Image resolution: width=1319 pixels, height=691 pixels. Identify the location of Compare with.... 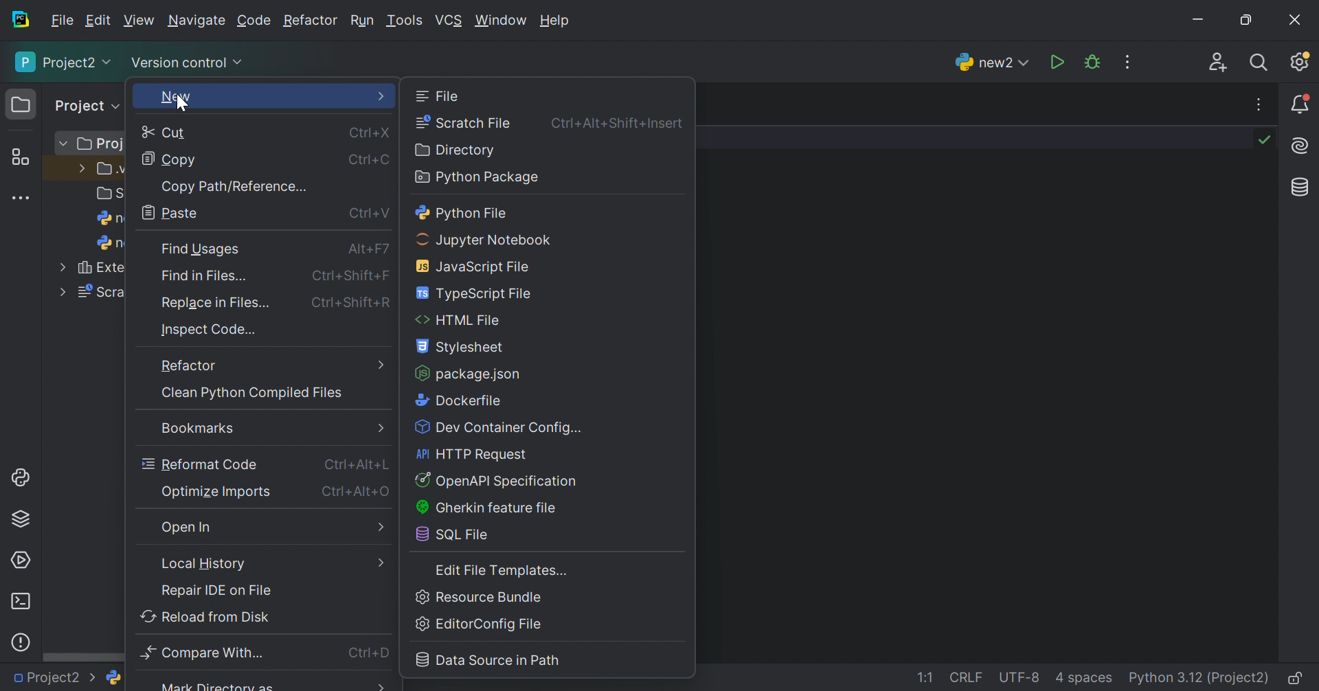
(202, 653).